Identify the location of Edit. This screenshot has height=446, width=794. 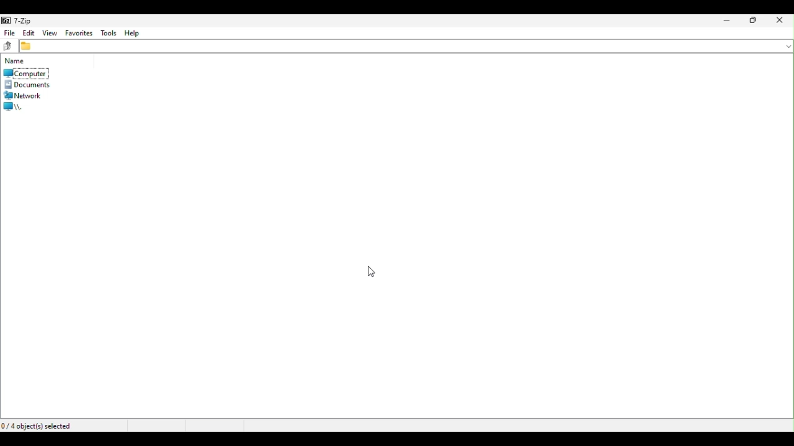
(29, 34).